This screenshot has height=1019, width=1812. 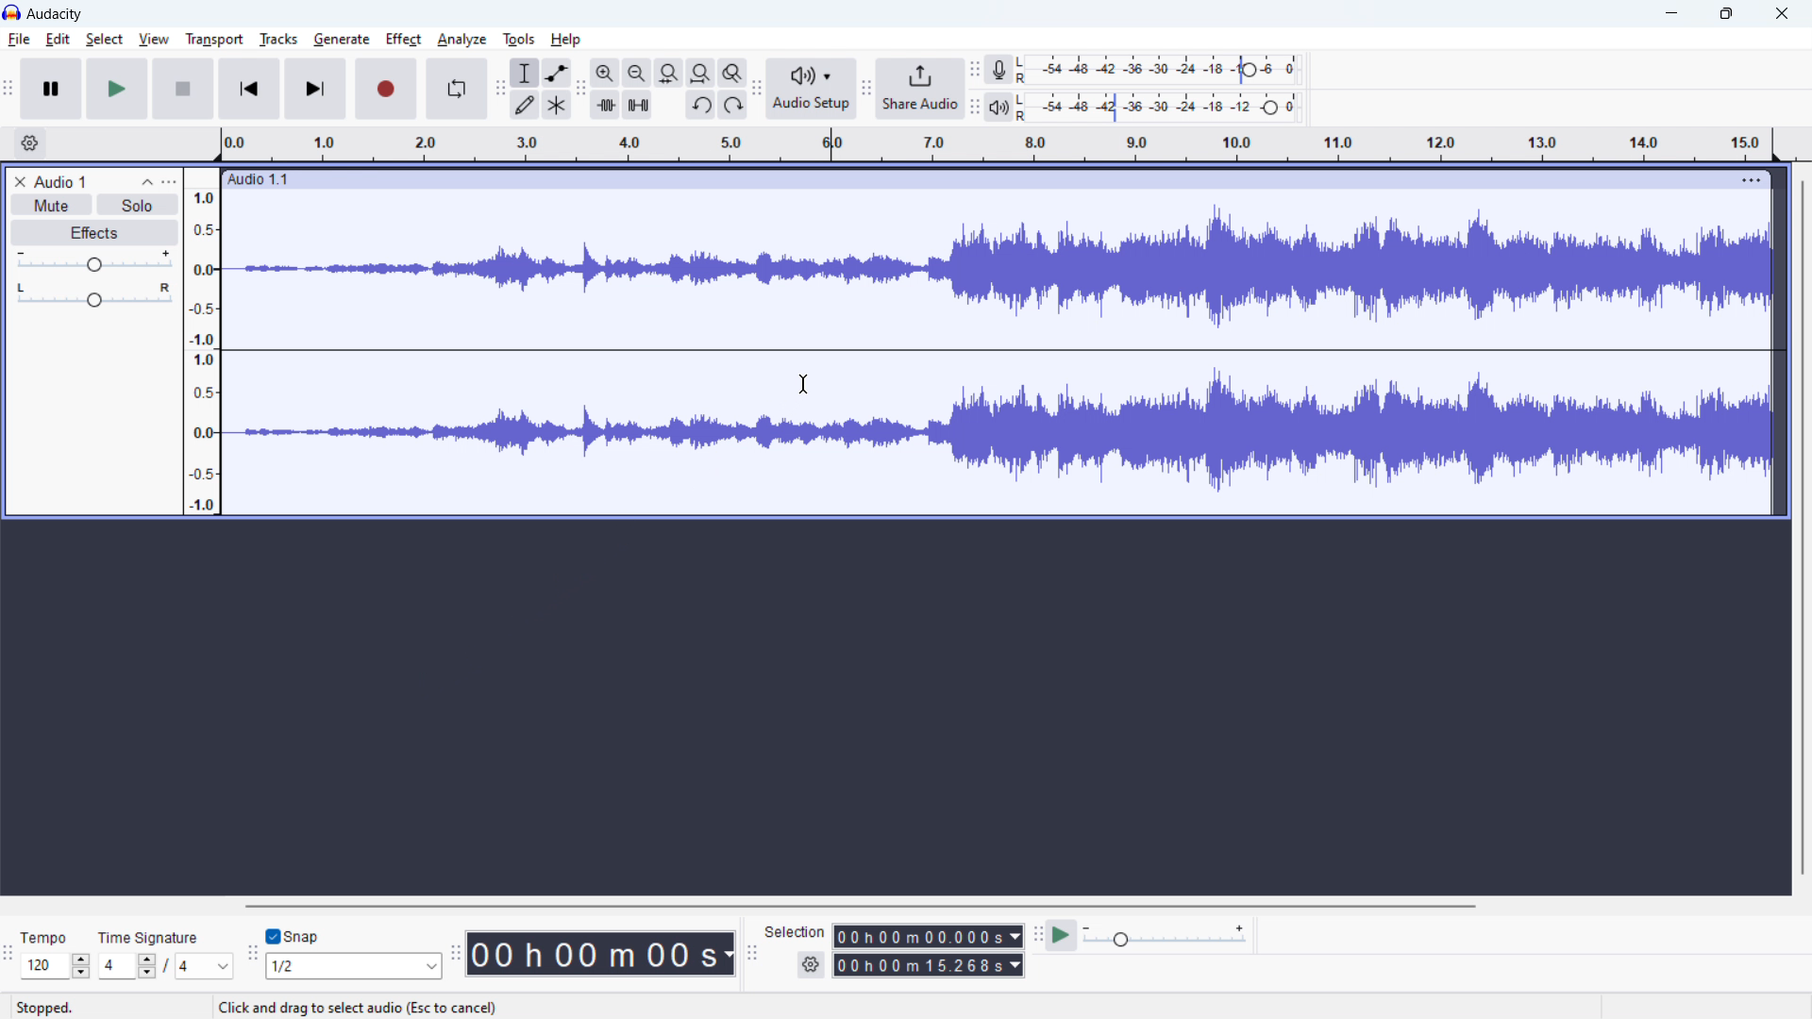 I want to click on multi tool, so click(x=557, y=106).